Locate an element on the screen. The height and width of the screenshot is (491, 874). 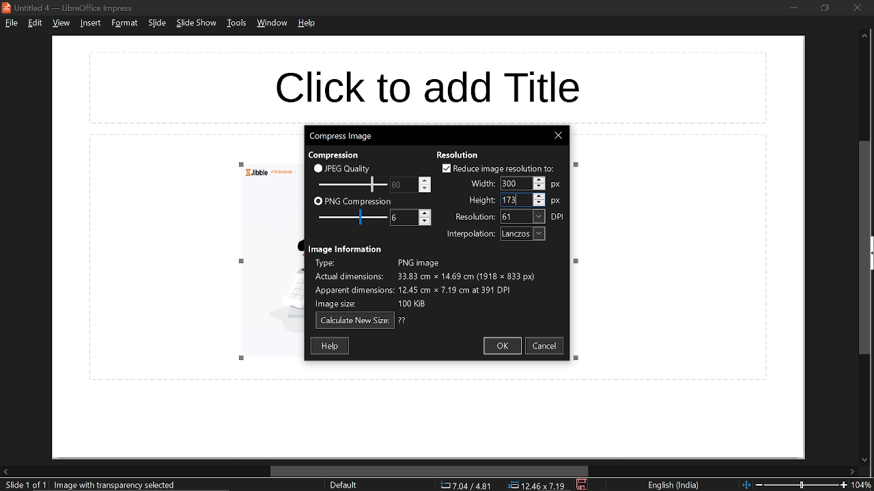
minimize is located at coordinates (793, 8).